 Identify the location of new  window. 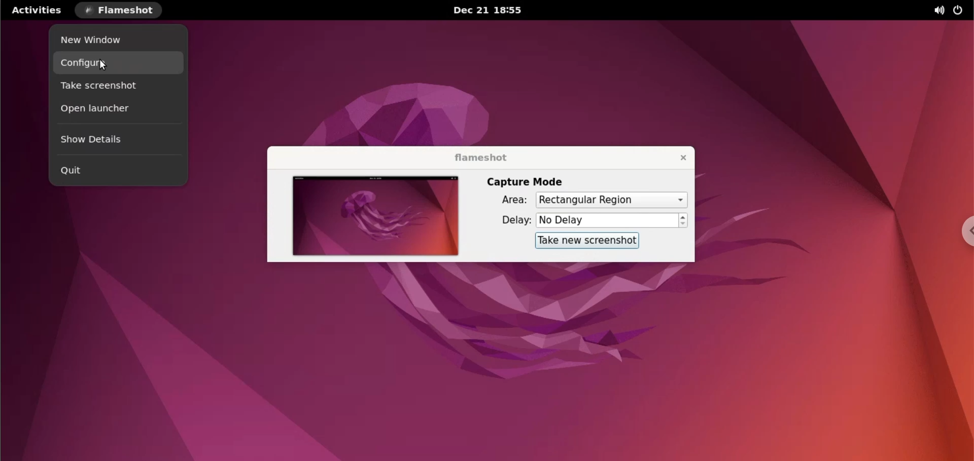
(115, 41).